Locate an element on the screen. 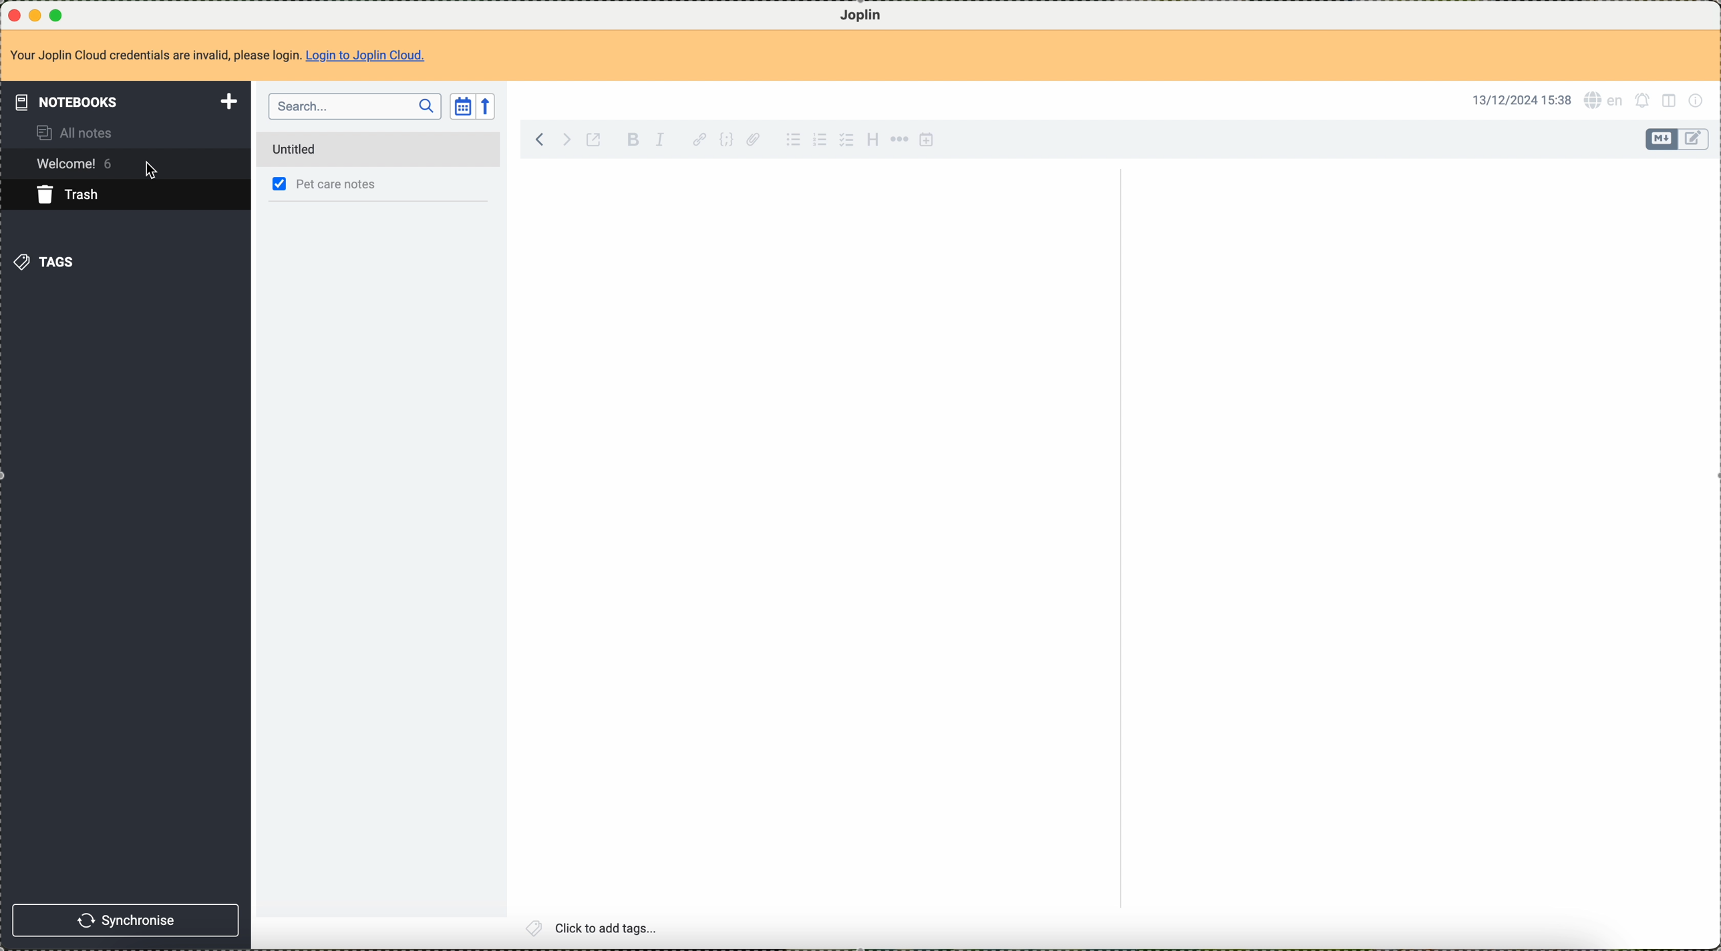  permanently delete note is located at coordinates (363, 150).